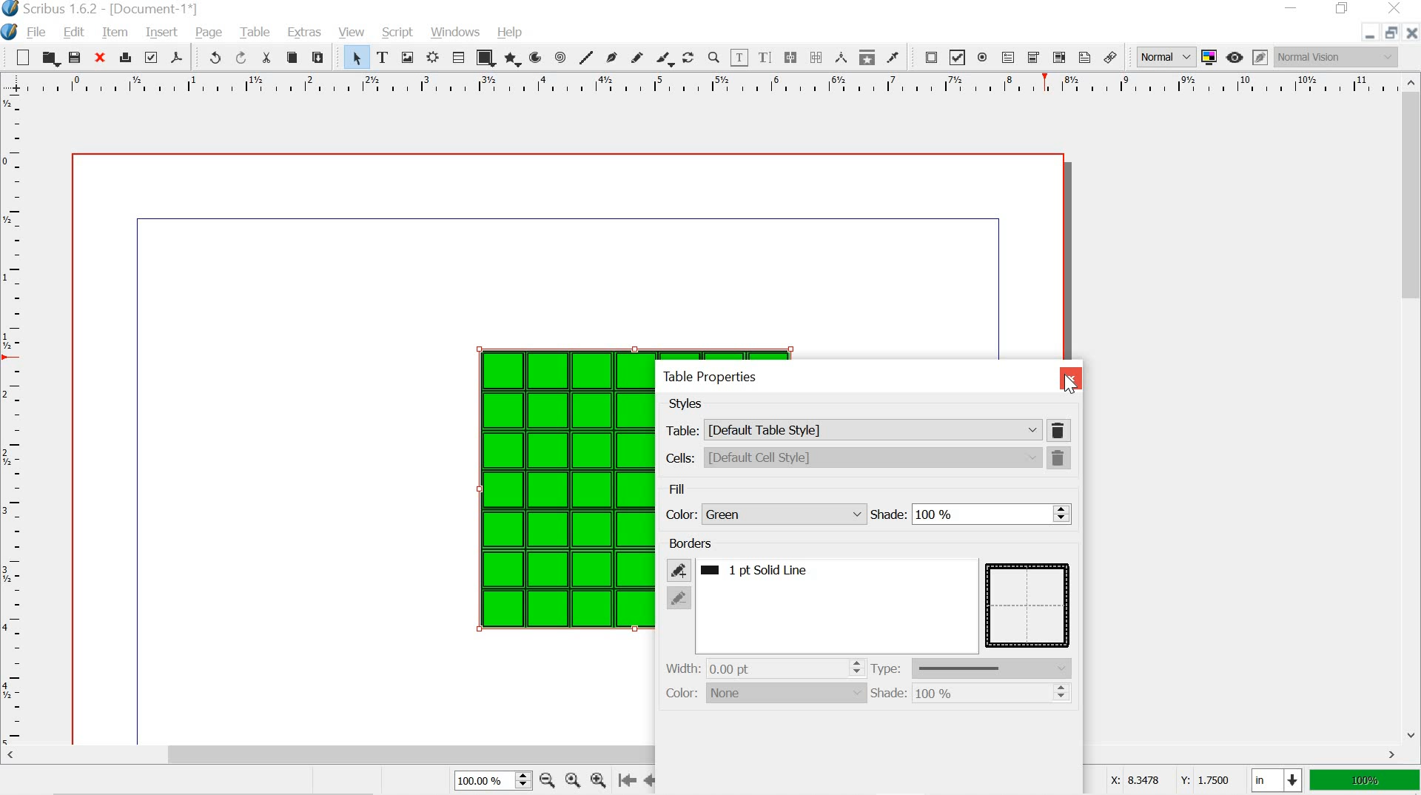 This screenshot has width=1421, height=795. I want to click on freehand line, so click(638, 56).